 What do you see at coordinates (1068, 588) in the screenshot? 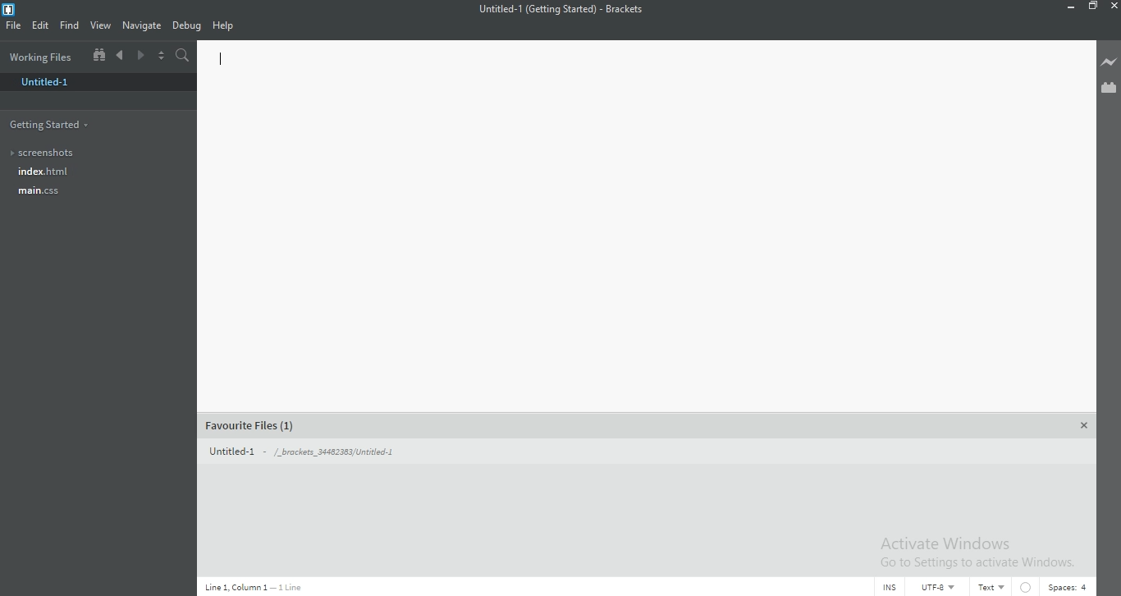
I see `Spaces:4` at bounding box center [1068, 588].